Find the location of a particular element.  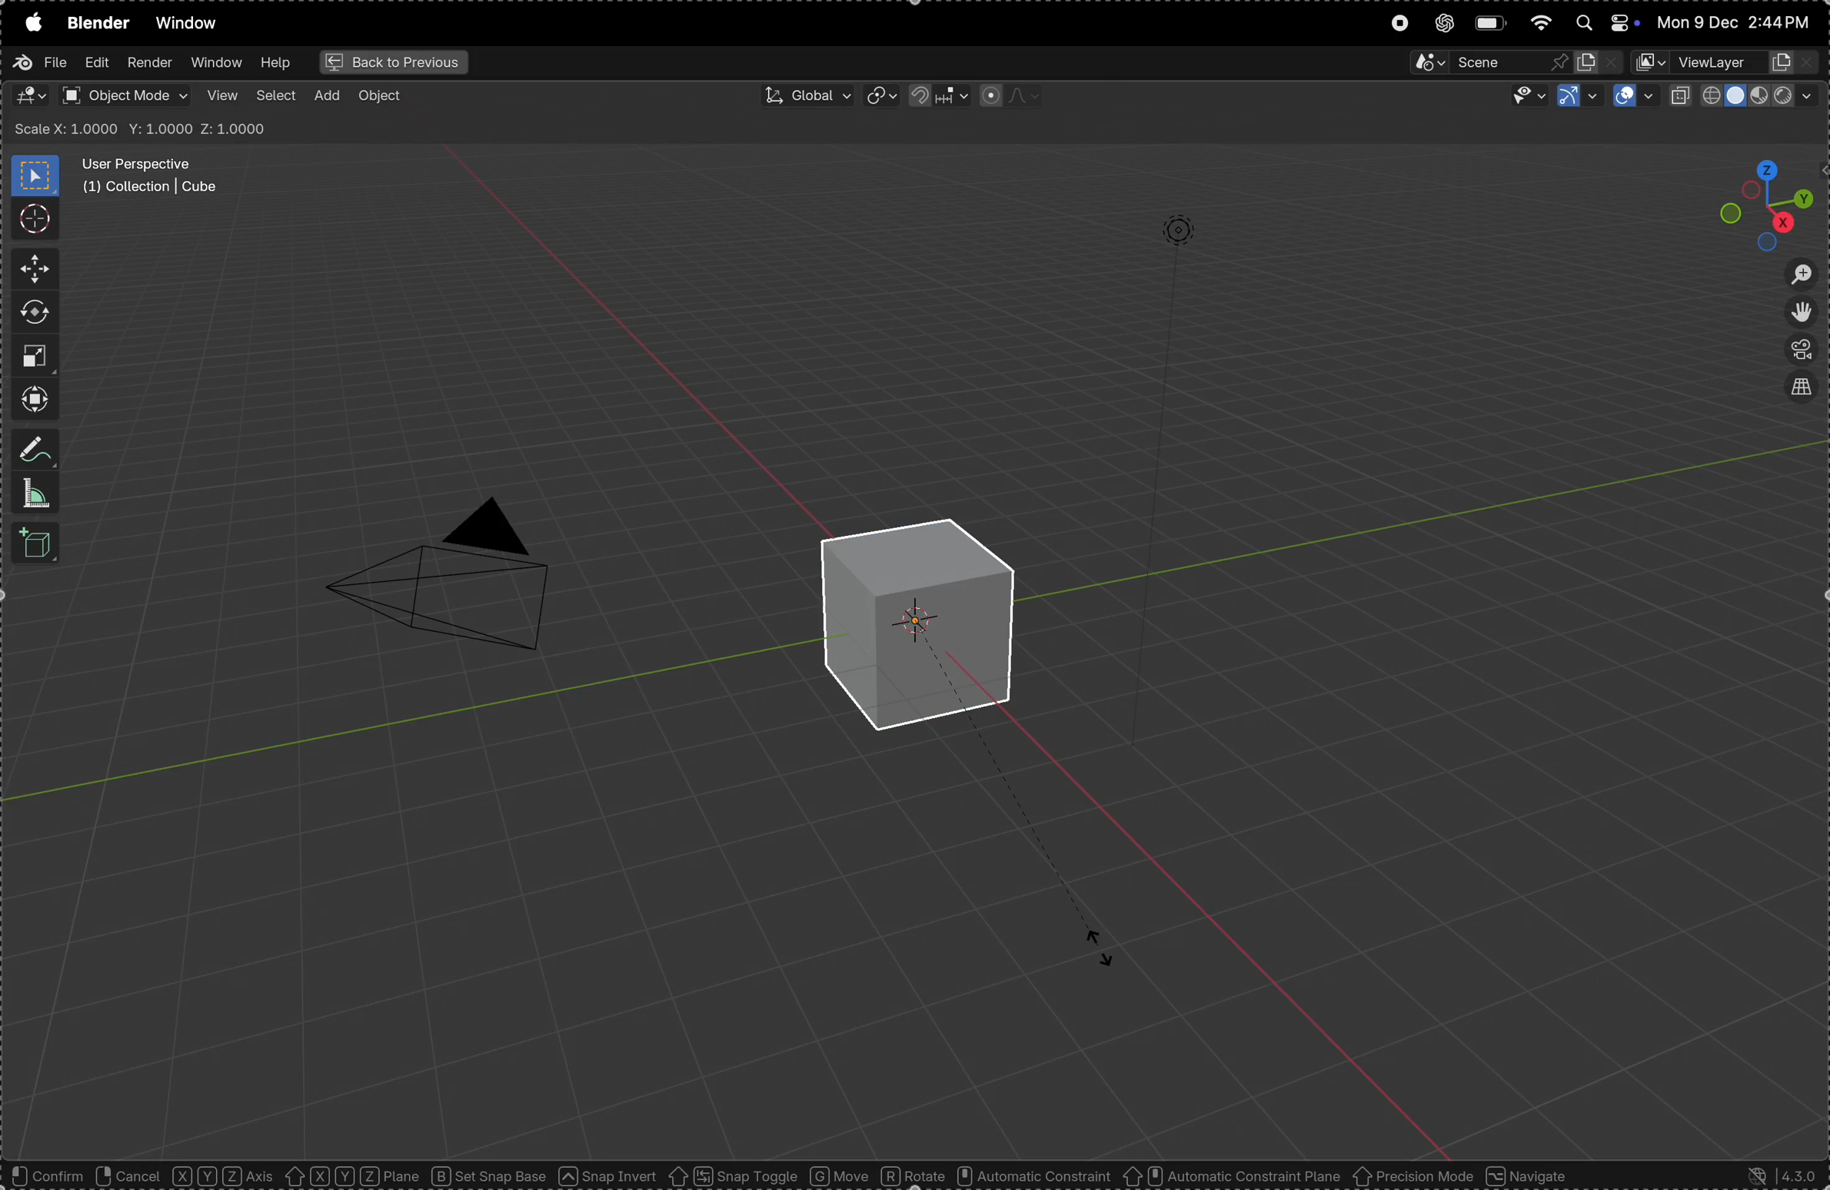

move is located at coordinates (32, 268).